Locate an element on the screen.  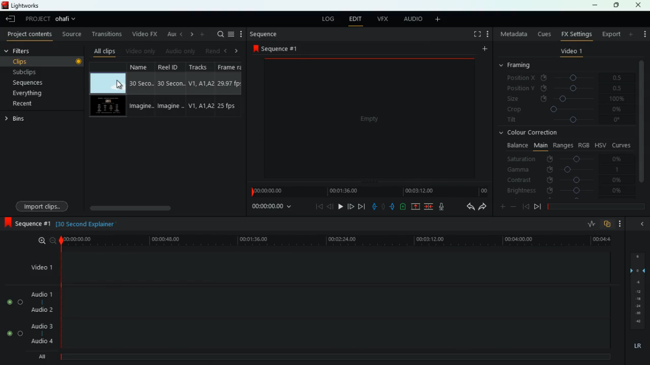
balance is located at coordinates (516, 145).